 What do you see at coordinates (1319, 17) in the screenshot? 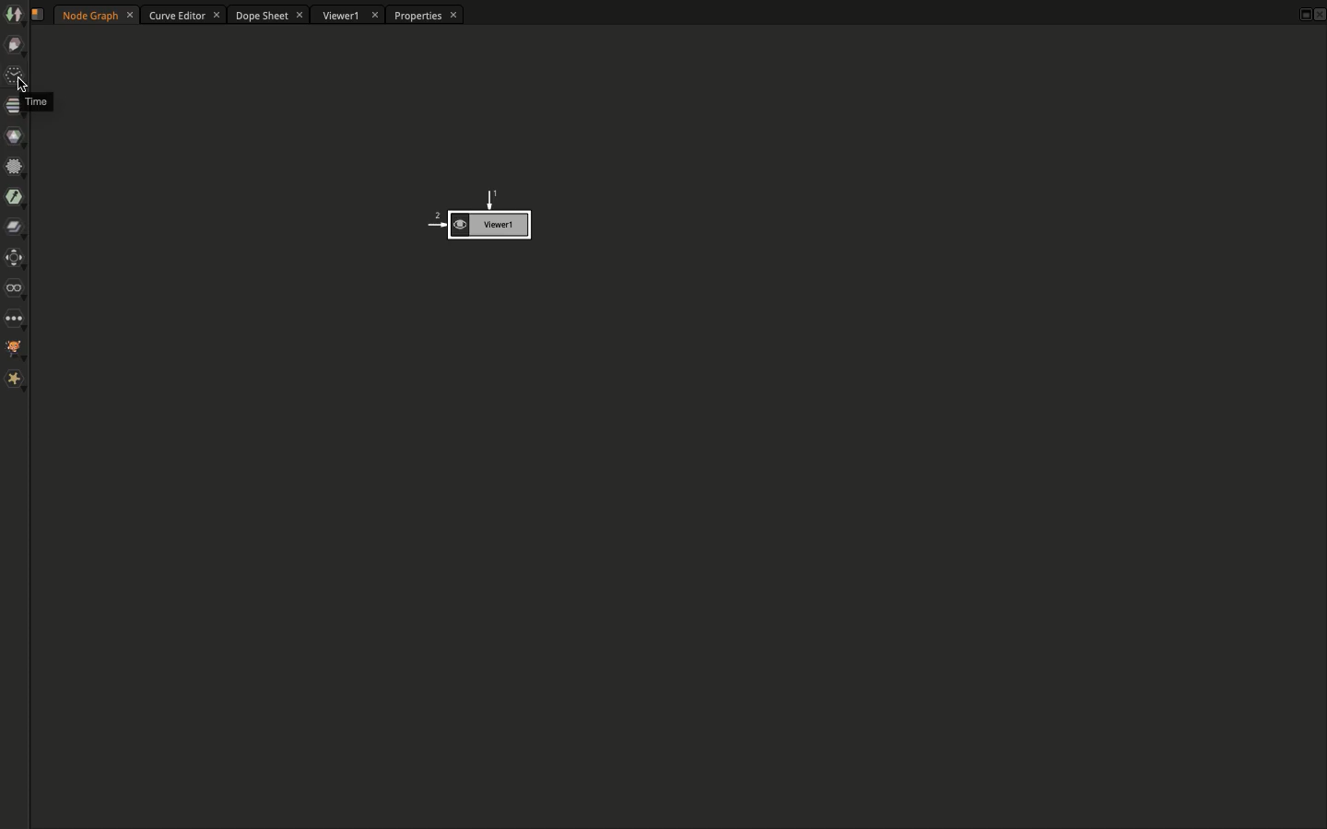
I see `Close` at bounding box center [1319, 17].